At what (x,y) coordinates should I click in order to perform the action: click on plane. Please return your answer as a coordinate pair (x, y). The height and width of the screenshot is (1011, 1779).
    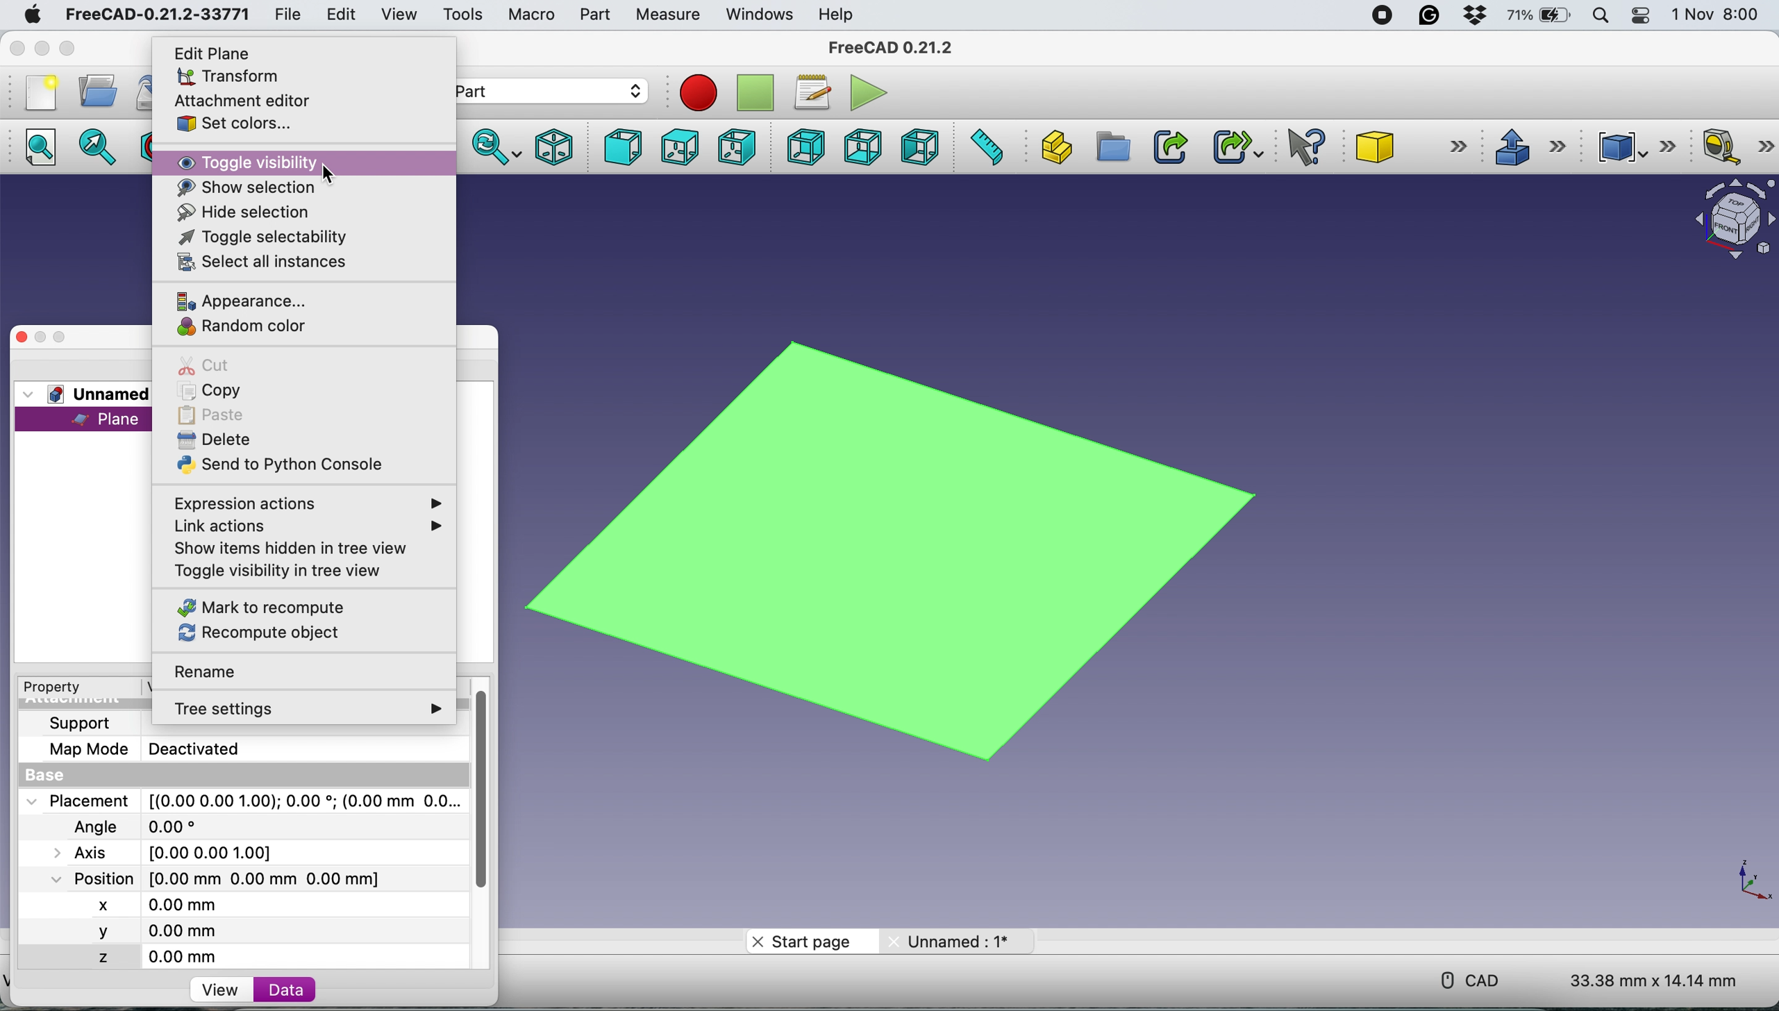
    Looking at the image, I should click on (887, 549).